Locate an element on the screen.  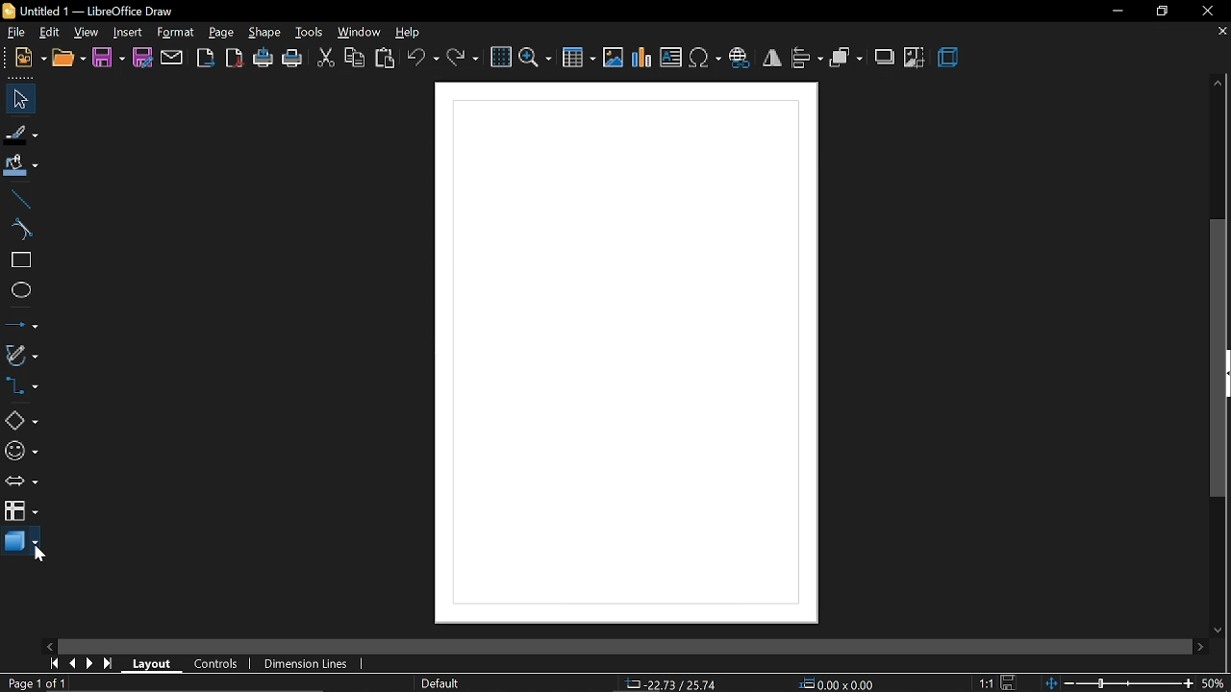
help is located at coordinates (410, 32).